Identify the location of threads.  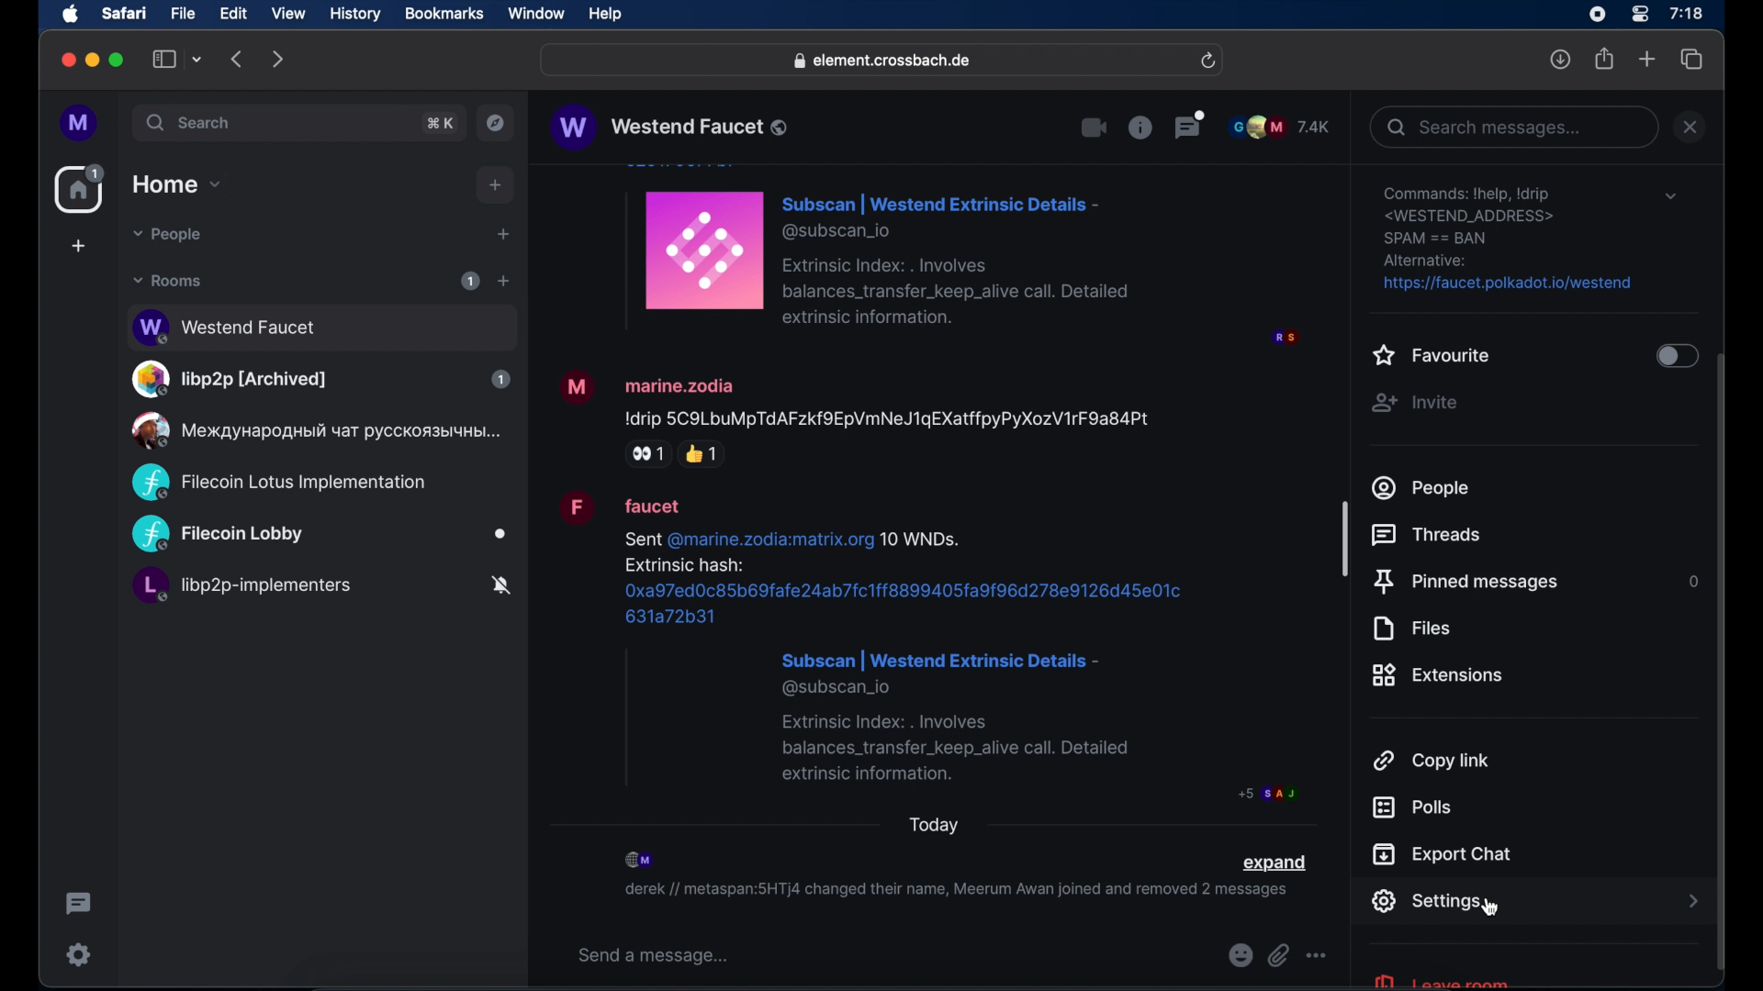
(1431, 535).